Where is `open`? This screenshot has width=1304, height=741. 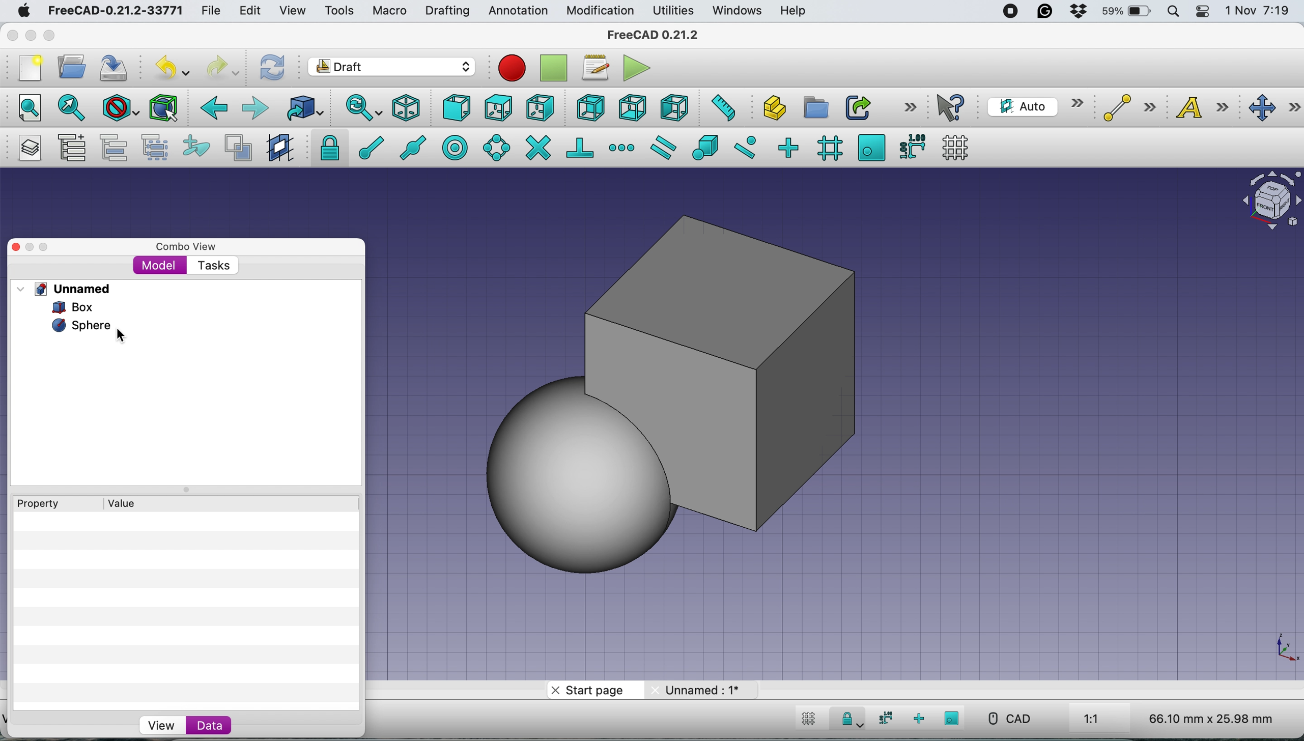 open is located at coordinates (76, 66).